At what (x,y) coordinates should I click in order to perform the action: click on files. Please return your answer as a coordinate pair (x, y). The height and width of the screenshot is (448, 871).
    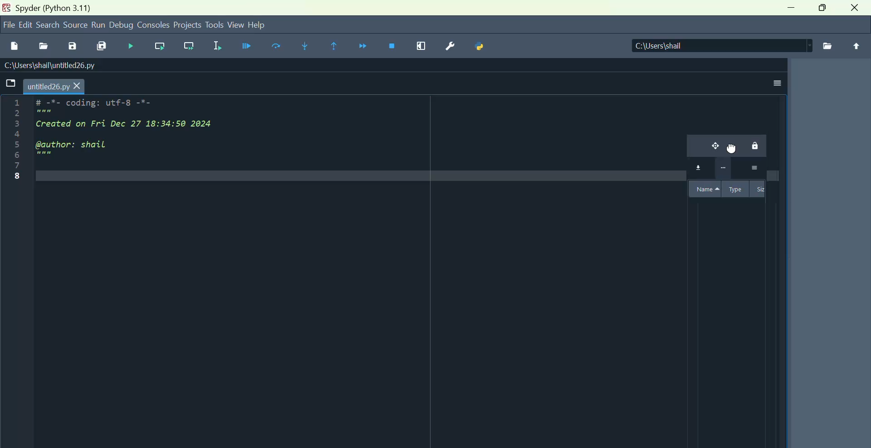
    Looking at the image, I should click on (827, 45).